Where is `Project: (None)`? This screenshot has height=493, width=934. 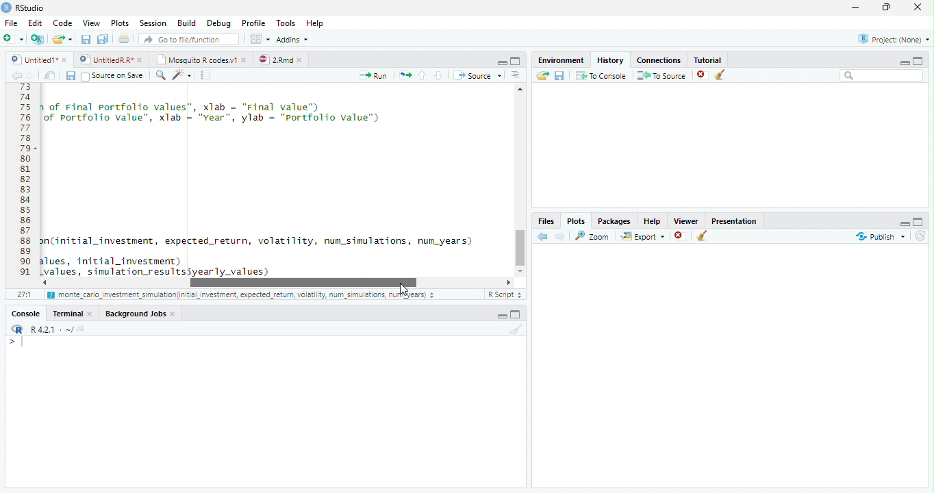 Project: (None) is located at coordinates (891, 40).